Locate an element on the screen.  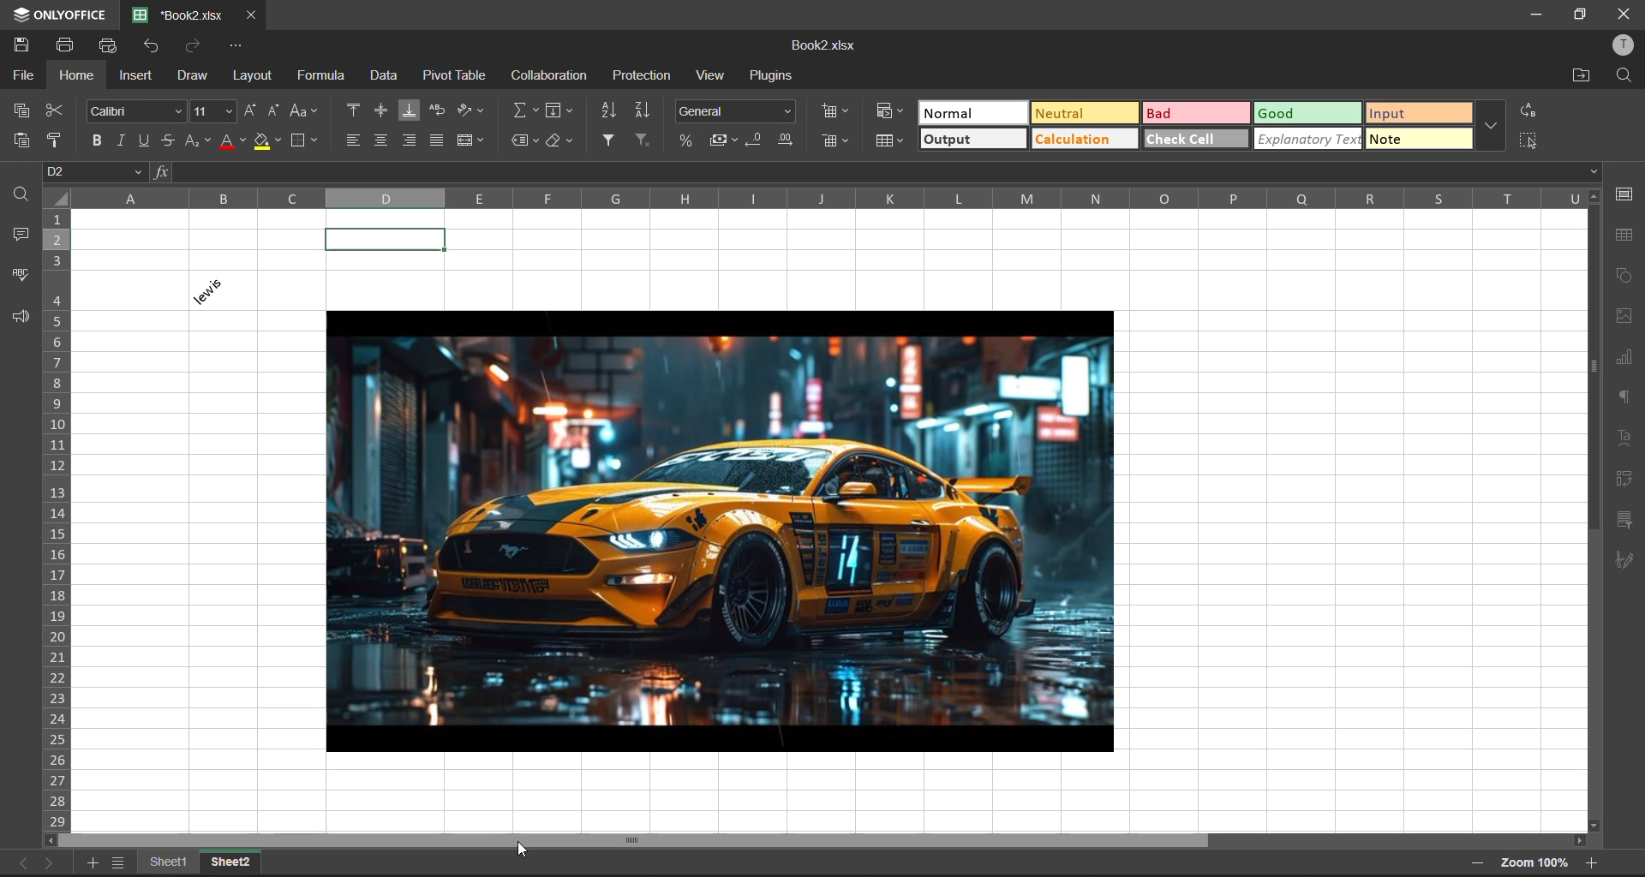
add sheet is located at coordinates (94, 864).